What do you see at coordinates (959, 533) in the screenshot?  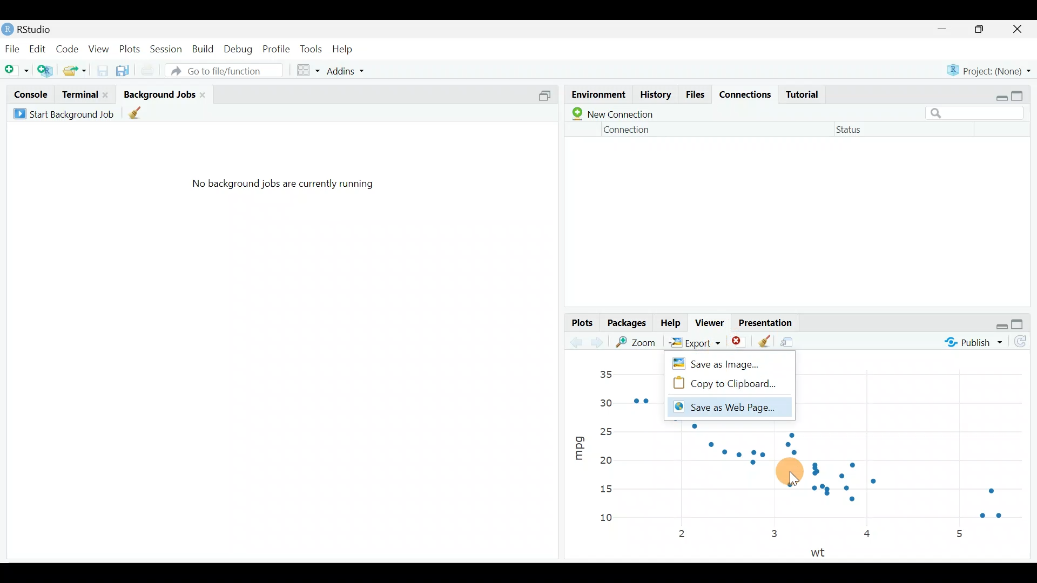 I see `5` at bounding box center [959, 533].